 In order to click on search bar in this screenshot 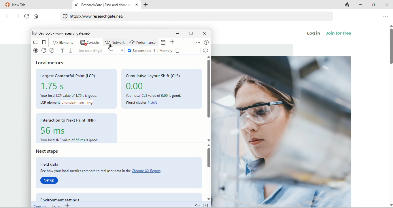, I will do `click(197, 17)`.